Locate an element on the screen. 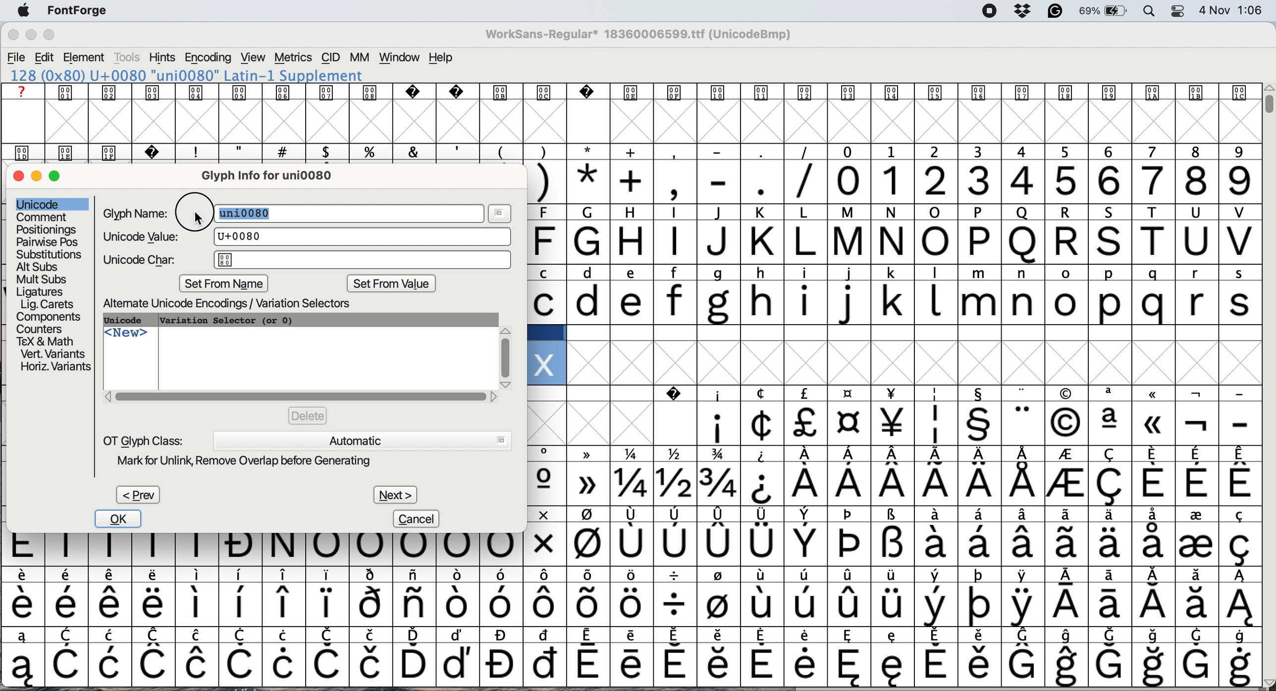  fontforge is located at coordinates (81, 12).